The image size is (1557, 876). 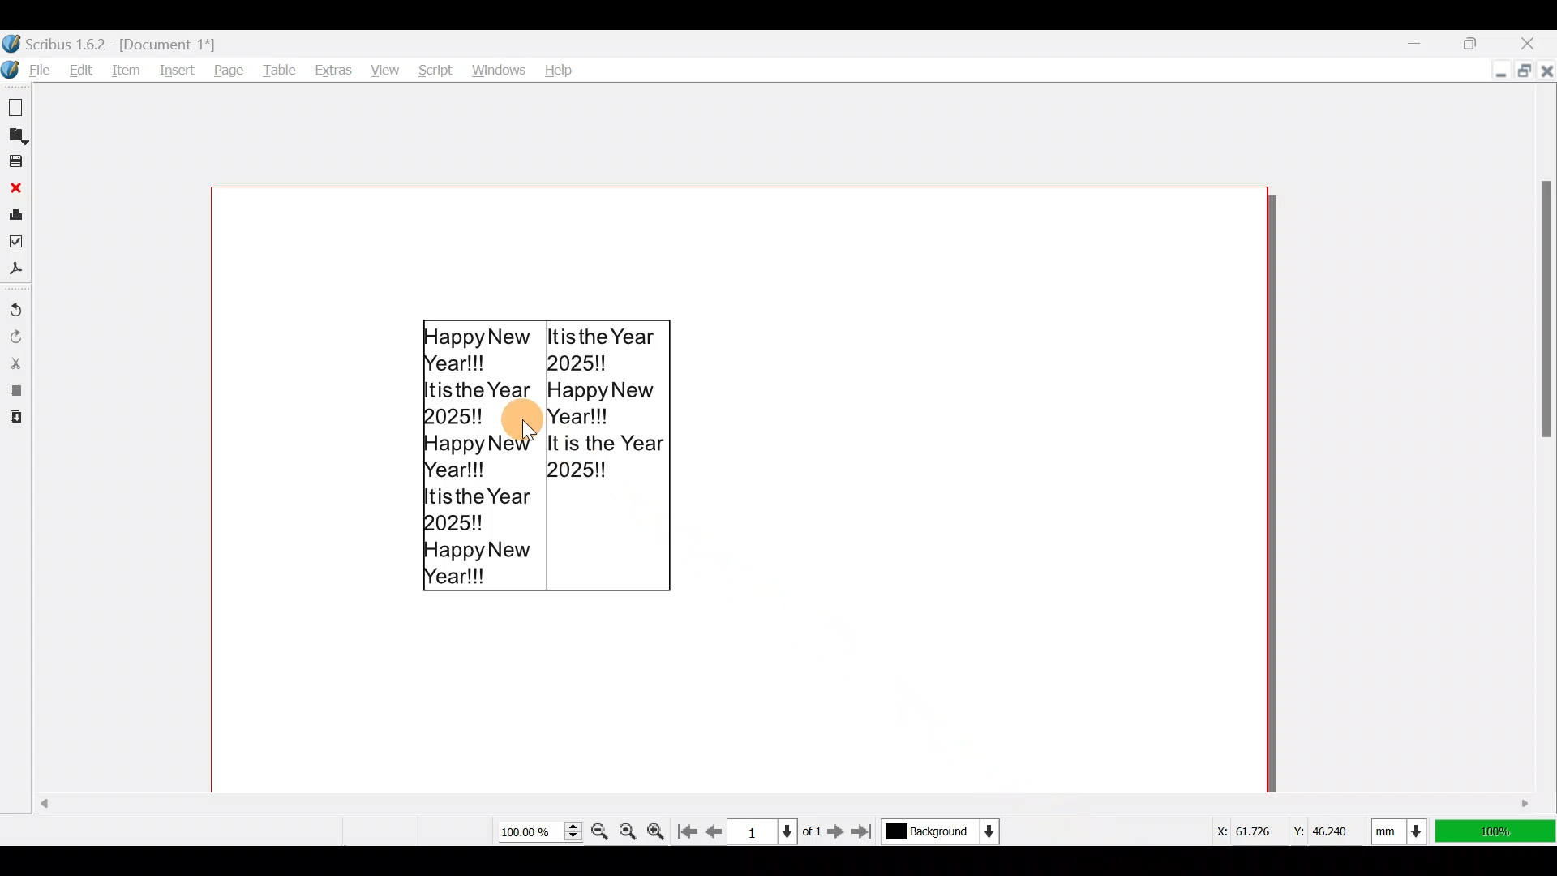 What do you see at coordinates (230, 70) in the screenshot?
I see `Page` at bounding box center [230, 70].